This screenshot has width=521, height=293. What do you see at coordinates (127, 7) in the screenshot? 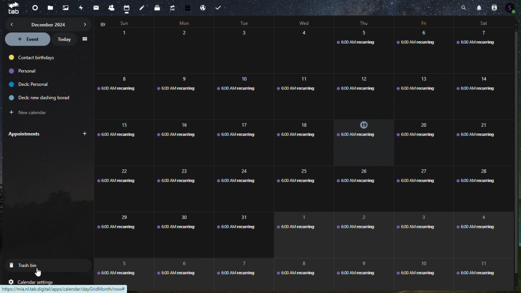
I see `calendar` at bounding box center [127, 7].